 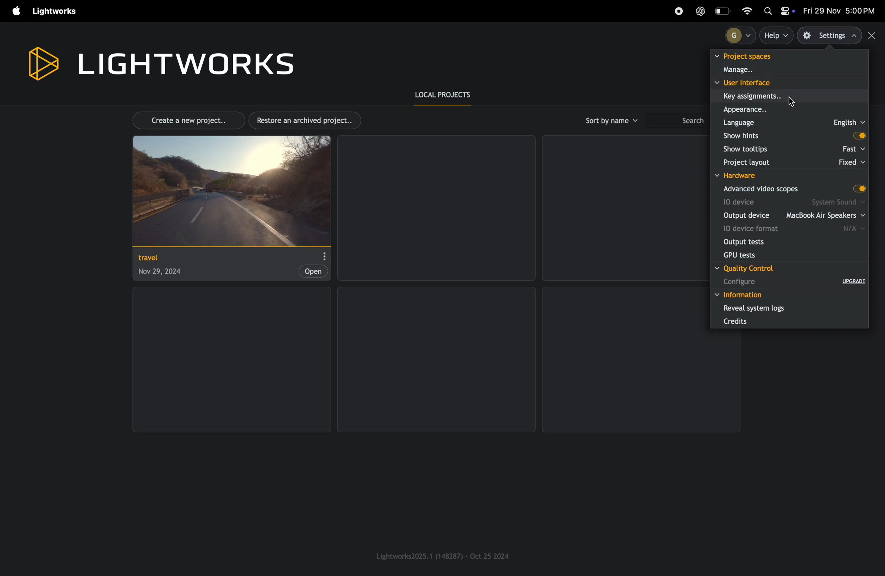 What do you see at coordinates (701, 11) in the screenshot?
I see `chatgpt` at bounding box center [701, 11].